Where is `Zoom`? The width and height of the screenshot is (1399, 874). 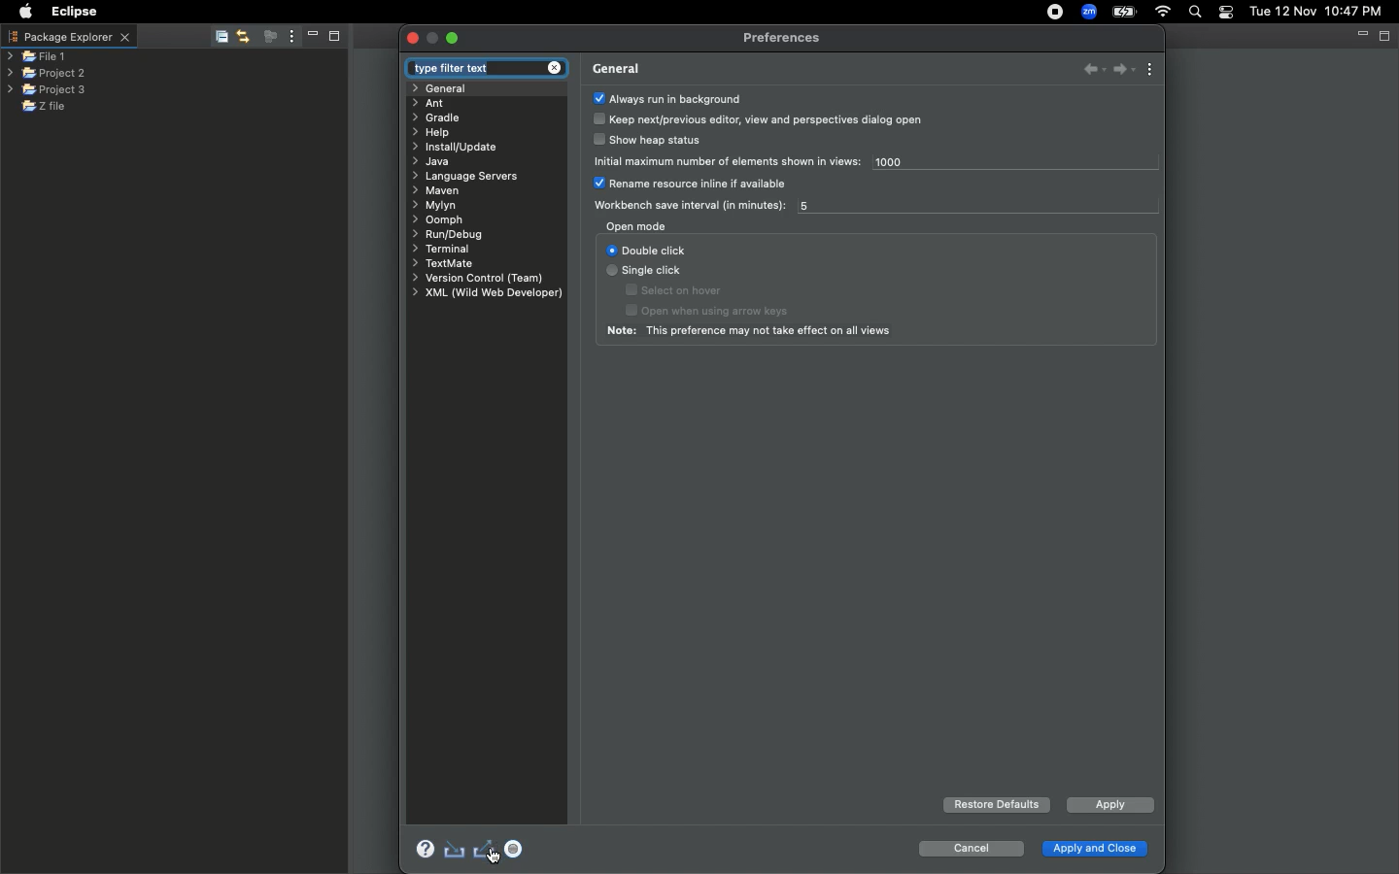
Zoom is located at coordinates (1088, 12).